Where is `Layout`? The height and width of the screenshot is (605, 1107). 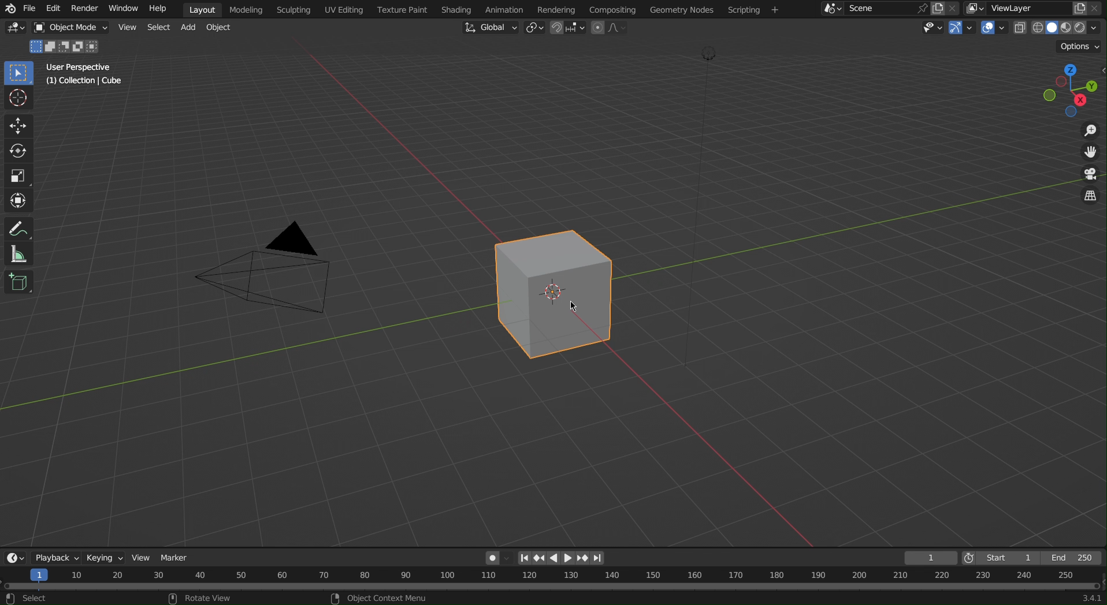 Layout is located at coordinates (199, 8).